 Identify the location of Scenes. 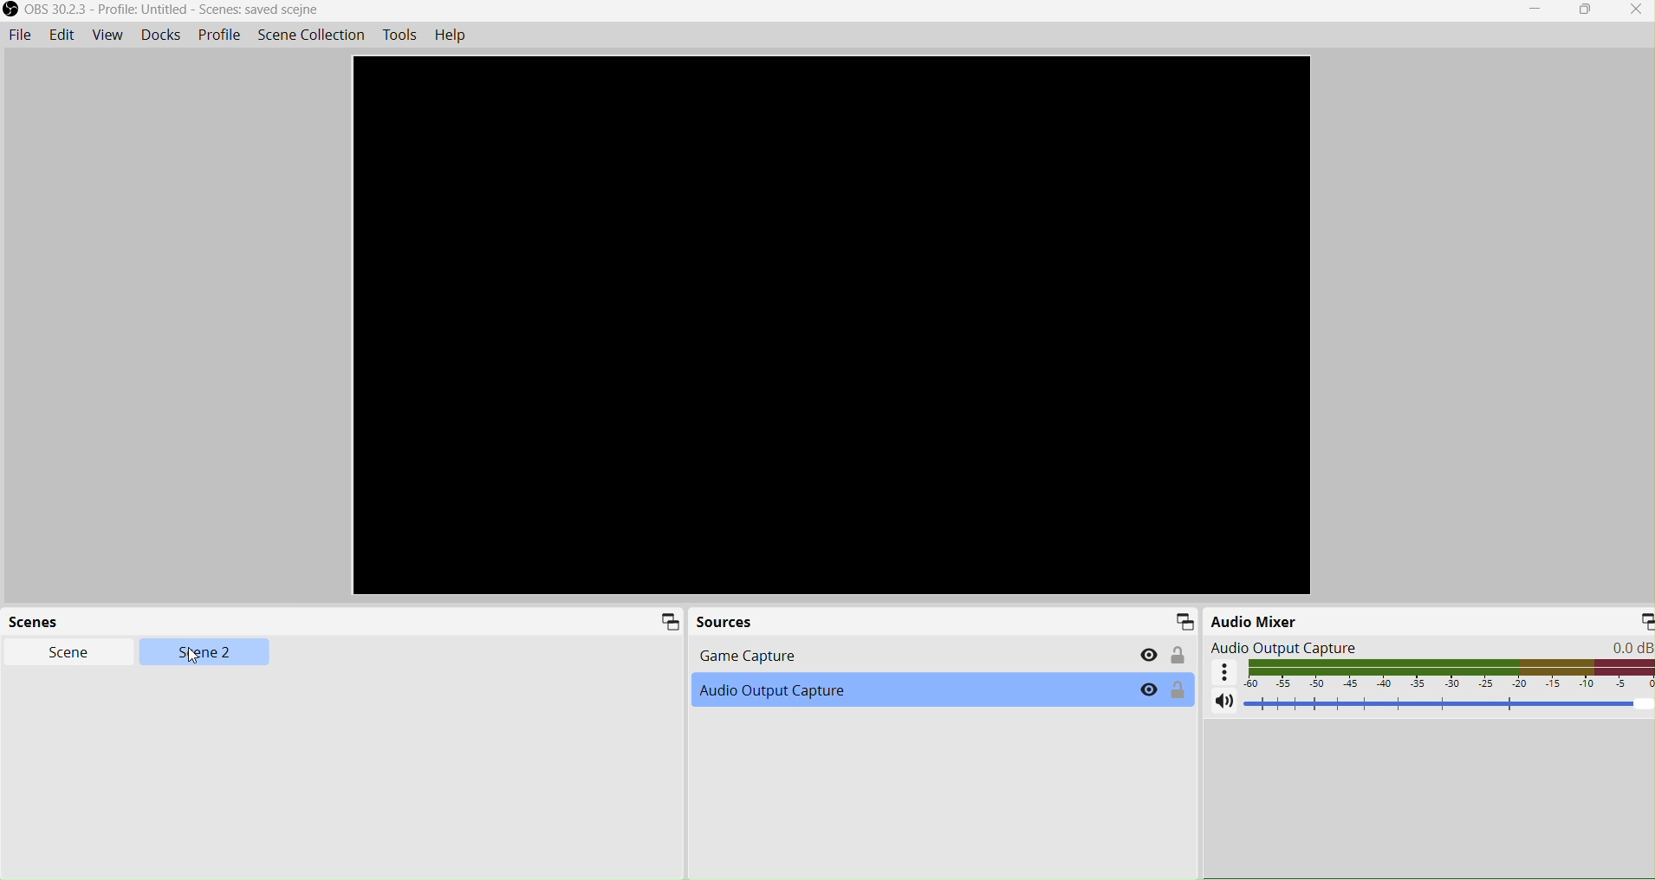
(39, 621).